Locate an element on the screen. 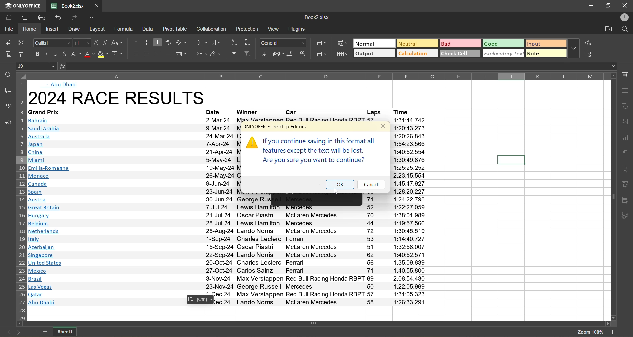  text is located at coordinates (625, 169).